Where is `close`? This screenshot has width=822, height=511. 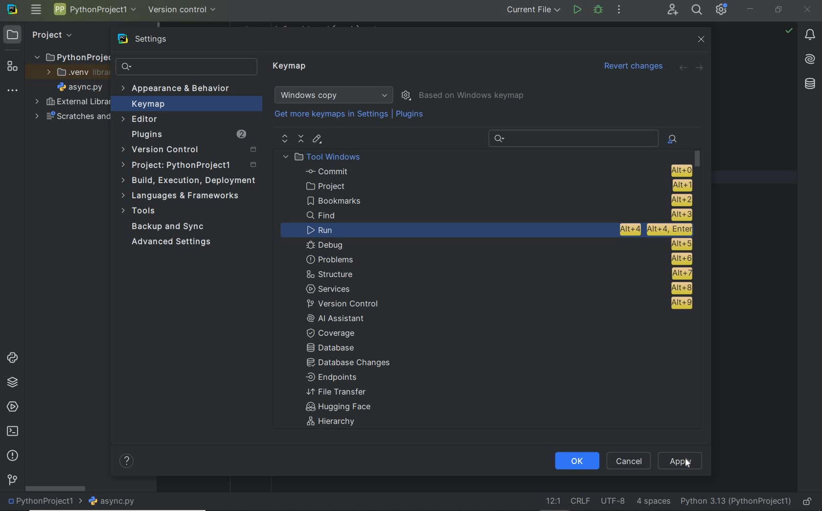 close is located at coordinates (808, 9).